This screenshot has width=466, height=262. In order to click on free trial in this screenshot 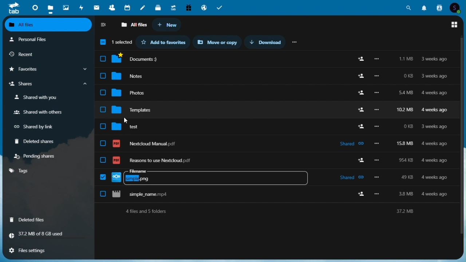, I will do `click(188, 7)`.